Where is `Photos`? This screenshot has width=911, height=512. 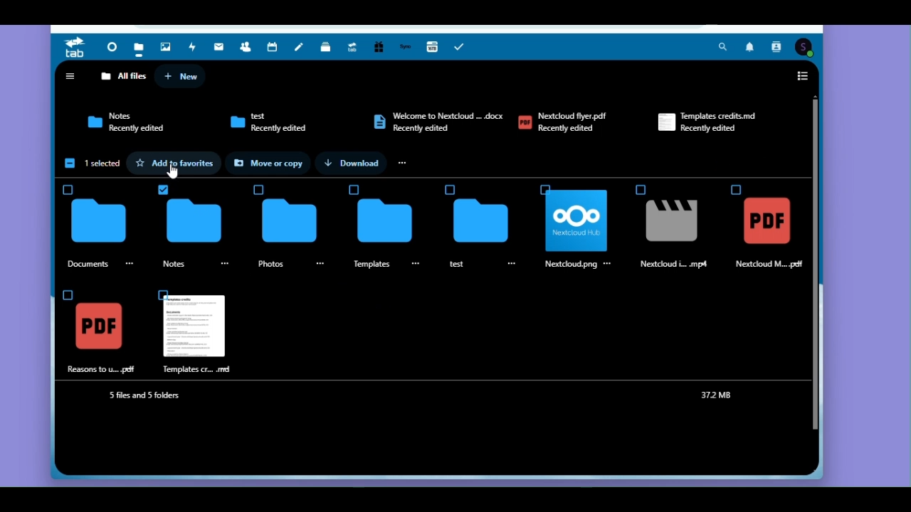
Photos is located at coordinates (166, 46).